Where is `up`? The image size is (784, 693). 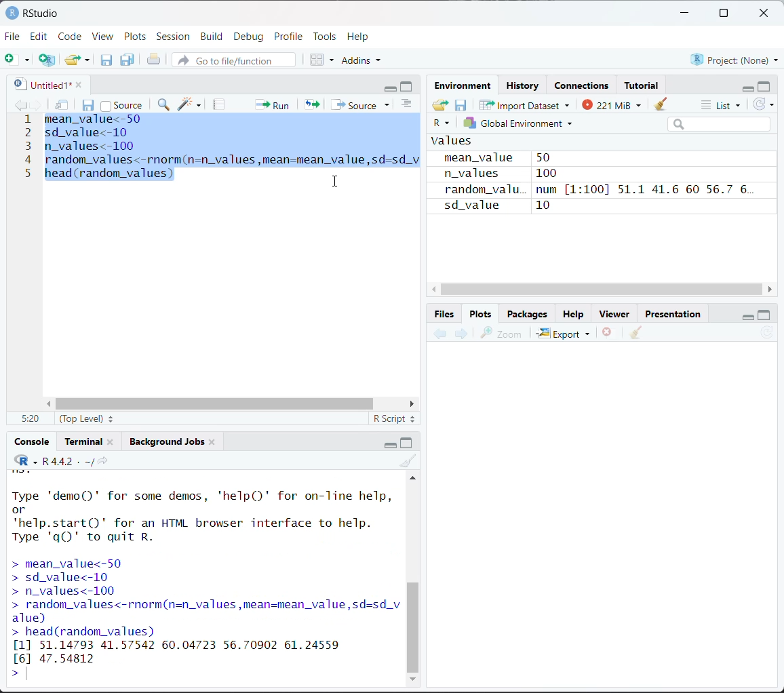 up is located at coordinates (412, 477).